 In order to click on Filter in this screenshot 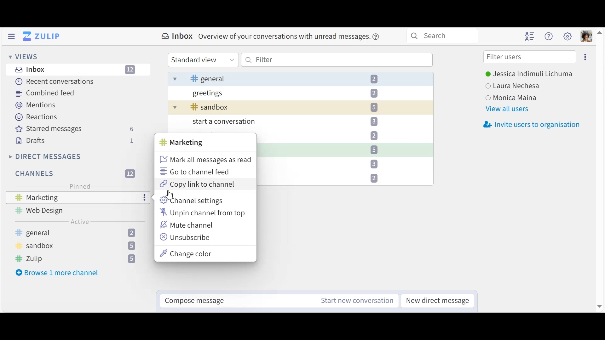, I will do `click(337, 60)`.